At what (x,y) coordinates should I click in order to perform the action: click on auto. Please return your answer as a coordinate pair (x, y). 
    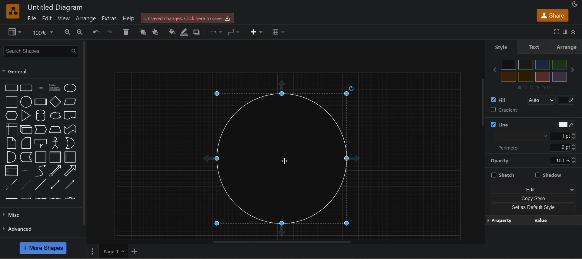
    Looking at the image, I should click on (539, 100).